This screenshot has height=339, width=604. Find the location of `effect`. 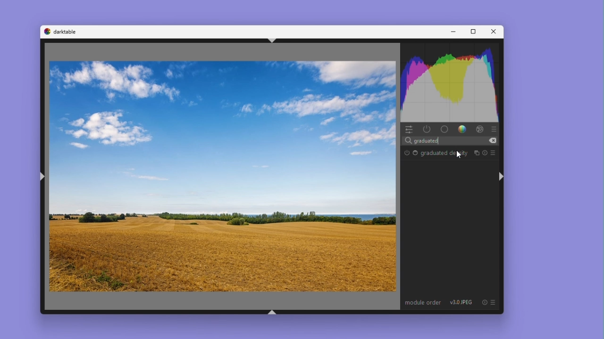

effect is located at coordinates (479, 129).